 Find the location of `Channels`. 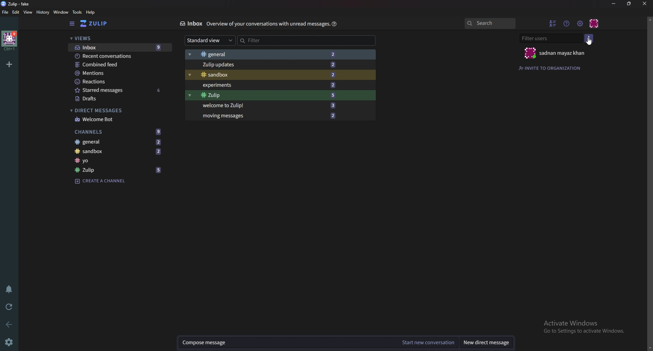

Channels is located at coordinates (118, 131).